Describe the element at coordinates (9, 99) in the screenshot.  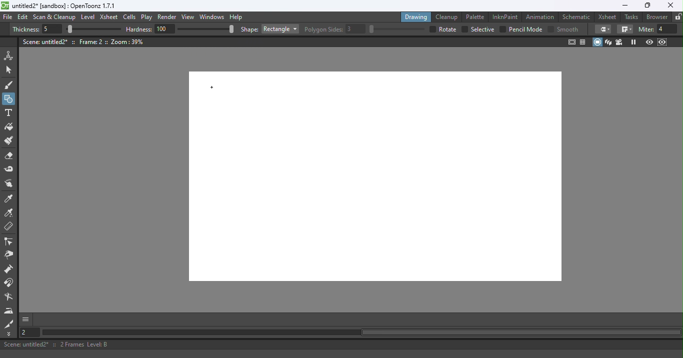
I see `Geometric tool` at that location.